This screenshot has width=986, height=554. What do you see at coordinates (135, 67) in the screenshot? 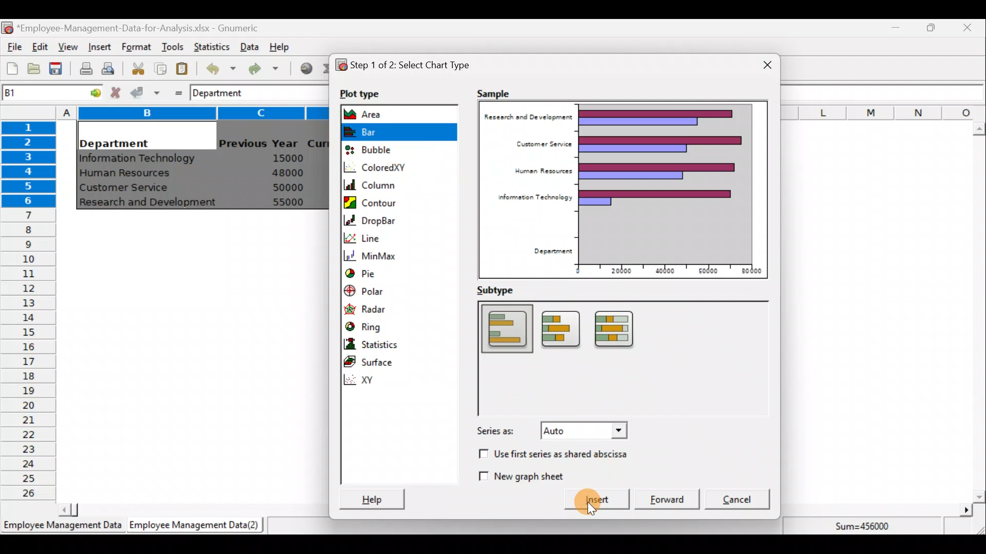
I see `Cut the selection` at bounding box center [135, 67].